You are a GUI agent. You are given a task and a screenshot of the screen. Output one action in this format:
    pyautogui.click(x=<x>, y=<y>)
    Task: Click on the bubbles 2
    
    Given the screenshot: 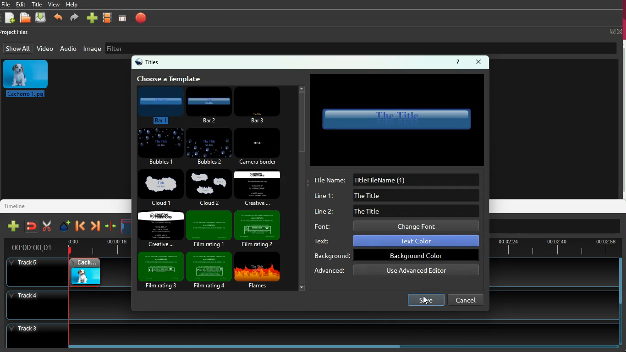 What is the action you would take?
    pyautogui.click(x=209, y=146)
    